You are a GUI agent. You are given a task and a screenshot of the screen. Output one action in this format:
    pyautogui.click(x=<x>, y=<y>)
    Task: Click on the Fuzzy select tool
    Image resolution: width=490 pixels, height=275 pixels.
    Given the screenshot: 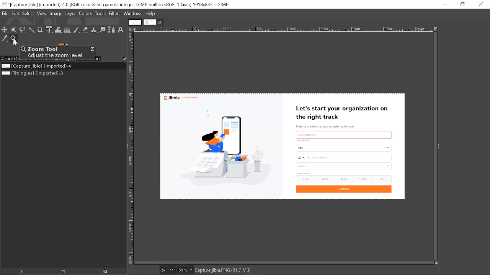 What is the action you would take?
    pyautogui.click(x=31, y=31)
    